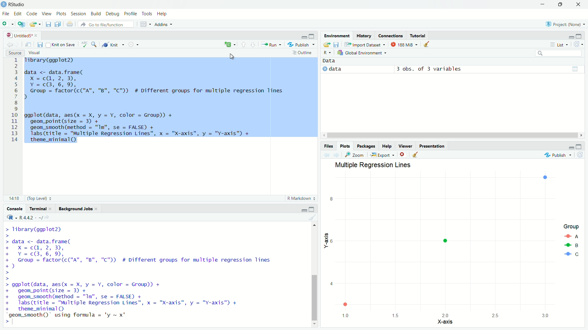 This screenshot has width=588, height=330. What do you see at coordinates (311, 218) in the screenshot?
I see `clear` at bounding box center [311, 218].